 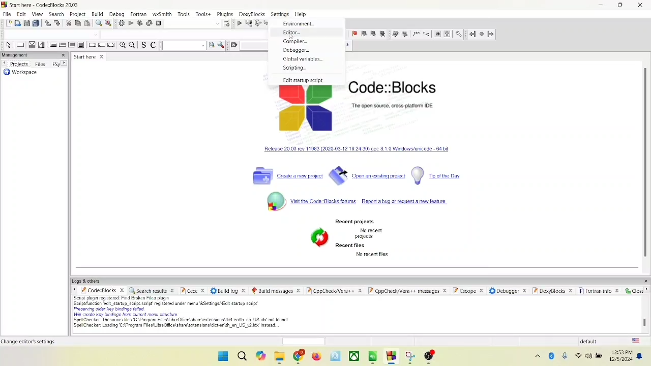 I want to click on search, so click(x=56, y=14).